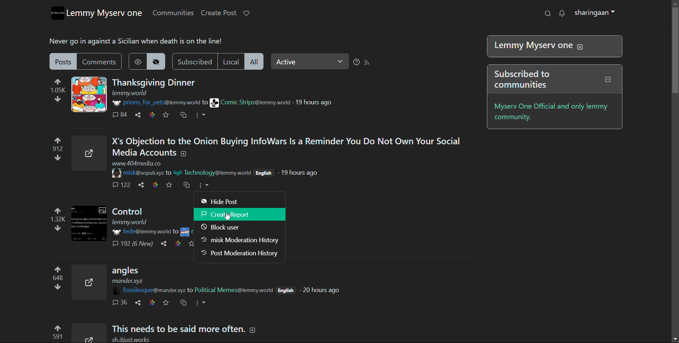 This screenshot has height=343, width=679. Describe the element at coordinates (139, 164) in the screenshot. I see `URL` at that location.